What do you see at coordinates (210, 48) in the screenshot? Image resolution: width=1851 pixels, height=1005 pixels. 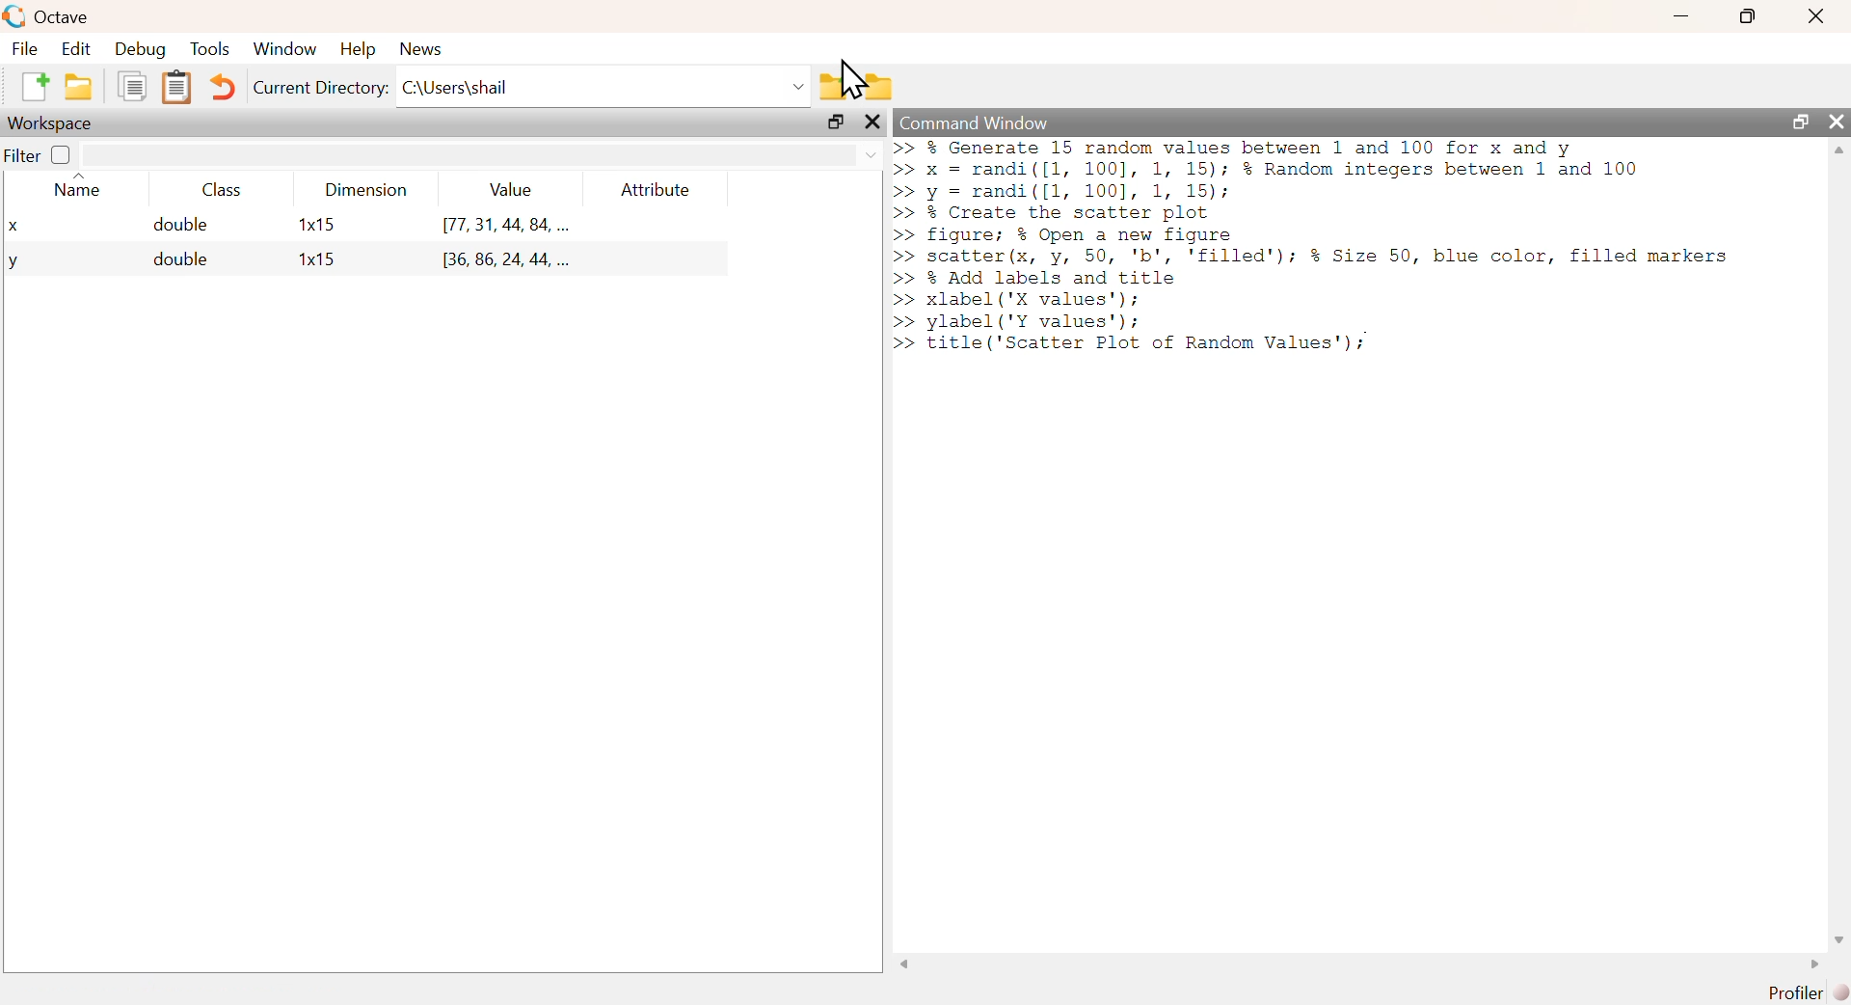 I see `Tools` at bounding box center [210, 48].